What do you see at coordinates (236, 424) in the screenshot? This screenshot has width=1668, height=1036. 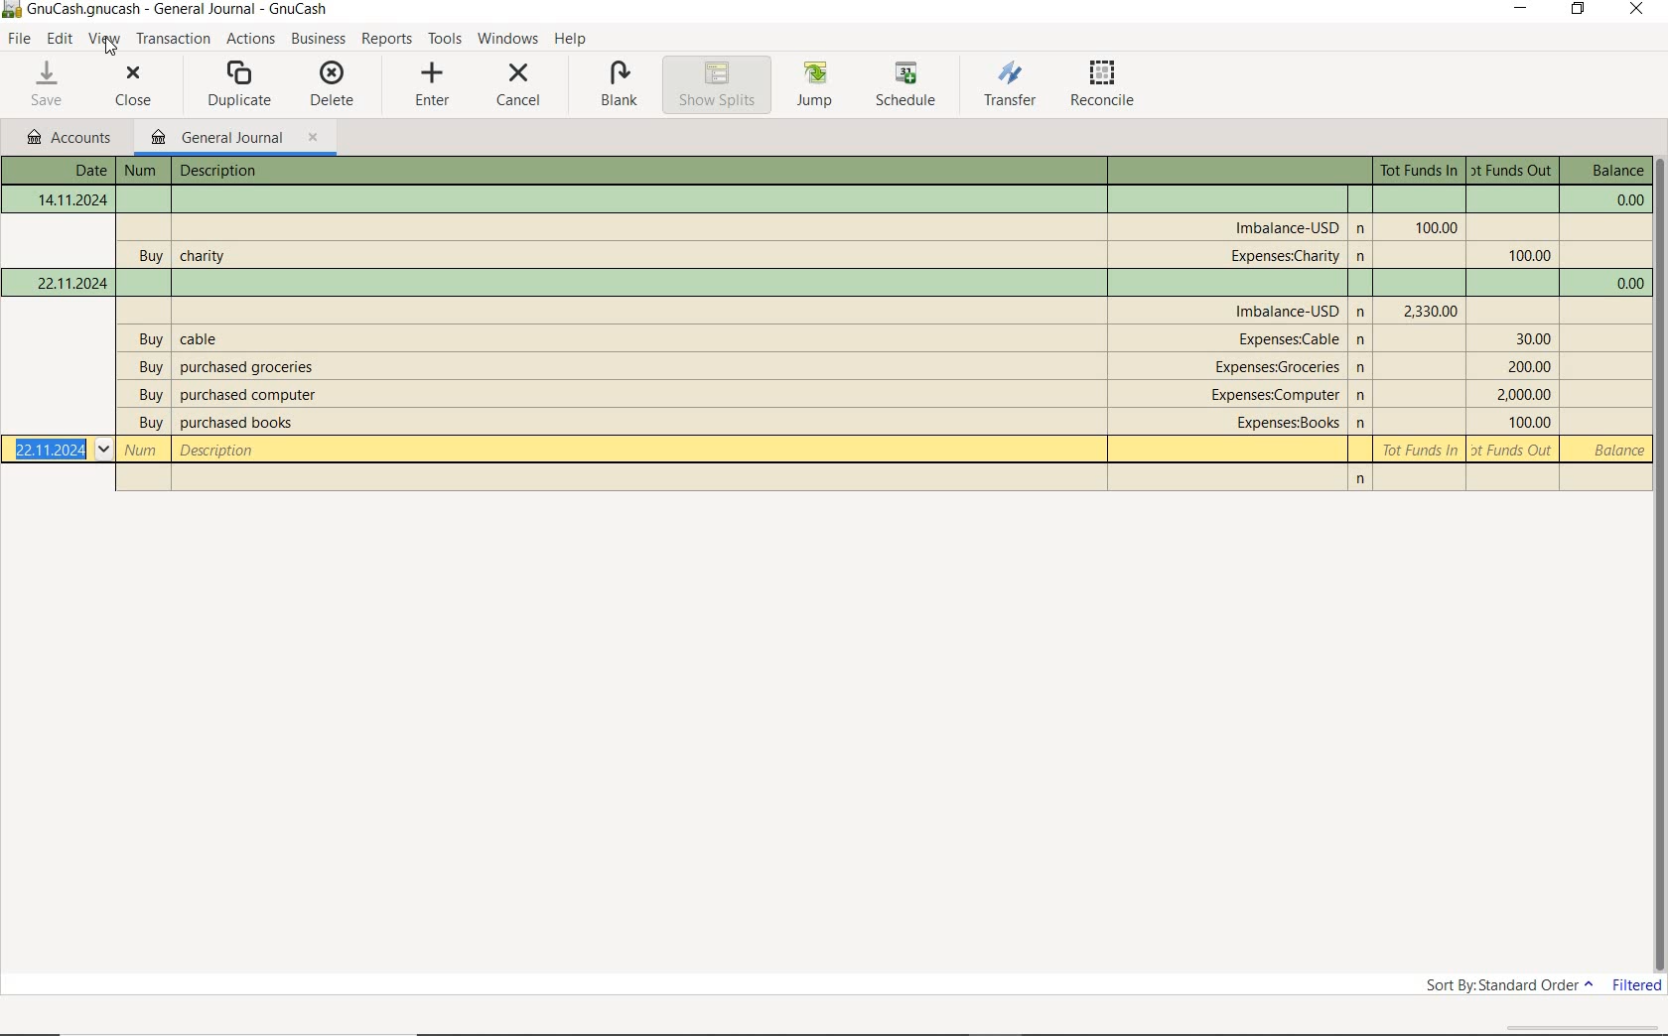 I see `description` at bounding box center [236, 424].